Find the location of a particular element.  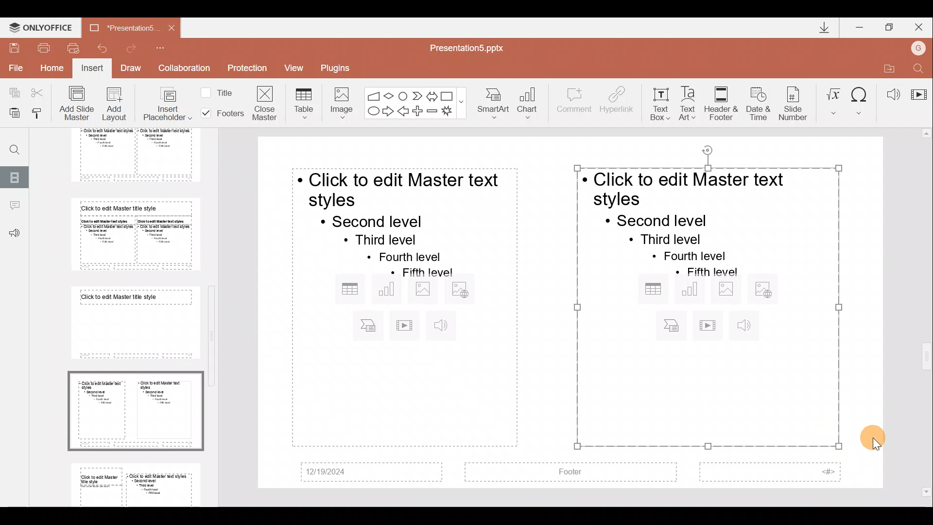

Plus is located at coordinates (419, 110).